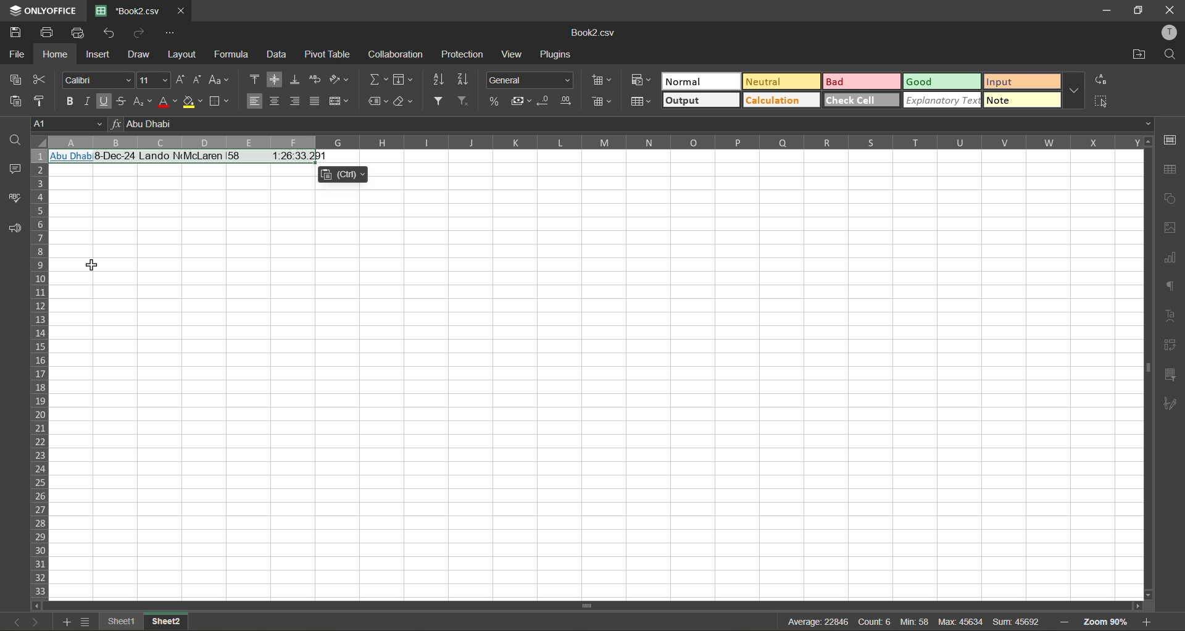 Image resolution: width=1185 pixels, height=631 pixels. I want to click on print, so click(46, 31).